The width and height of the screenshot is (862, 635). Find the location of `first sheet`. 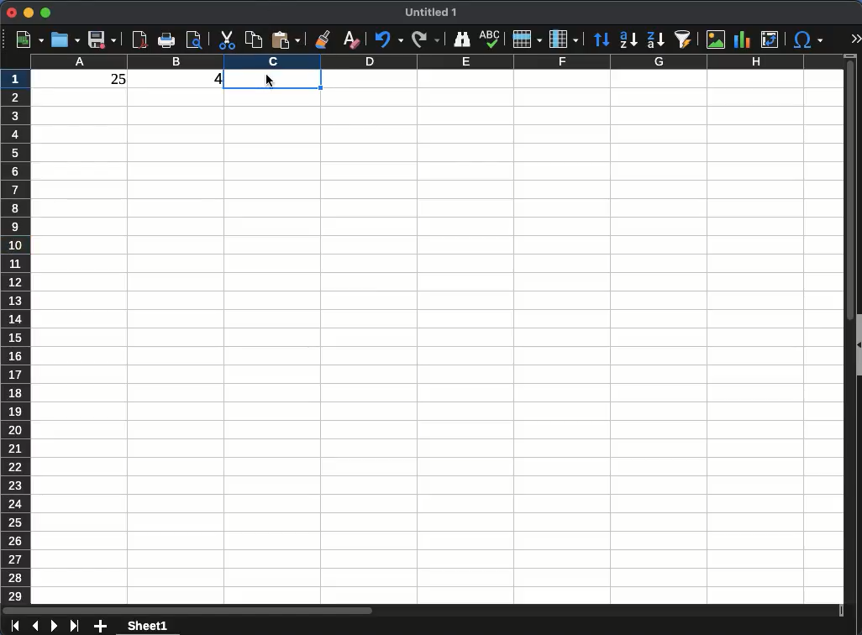

first sheet is located at coordinates (16, 626).